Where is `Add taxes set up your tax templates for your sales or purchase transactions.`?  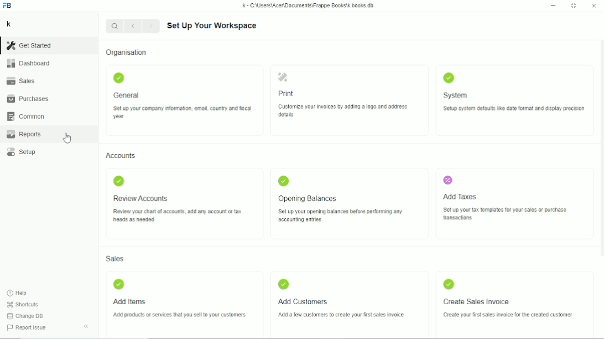
Add taxes set up your tax templates for your sales or purchase transactions. is located at coordinates (503, 197).